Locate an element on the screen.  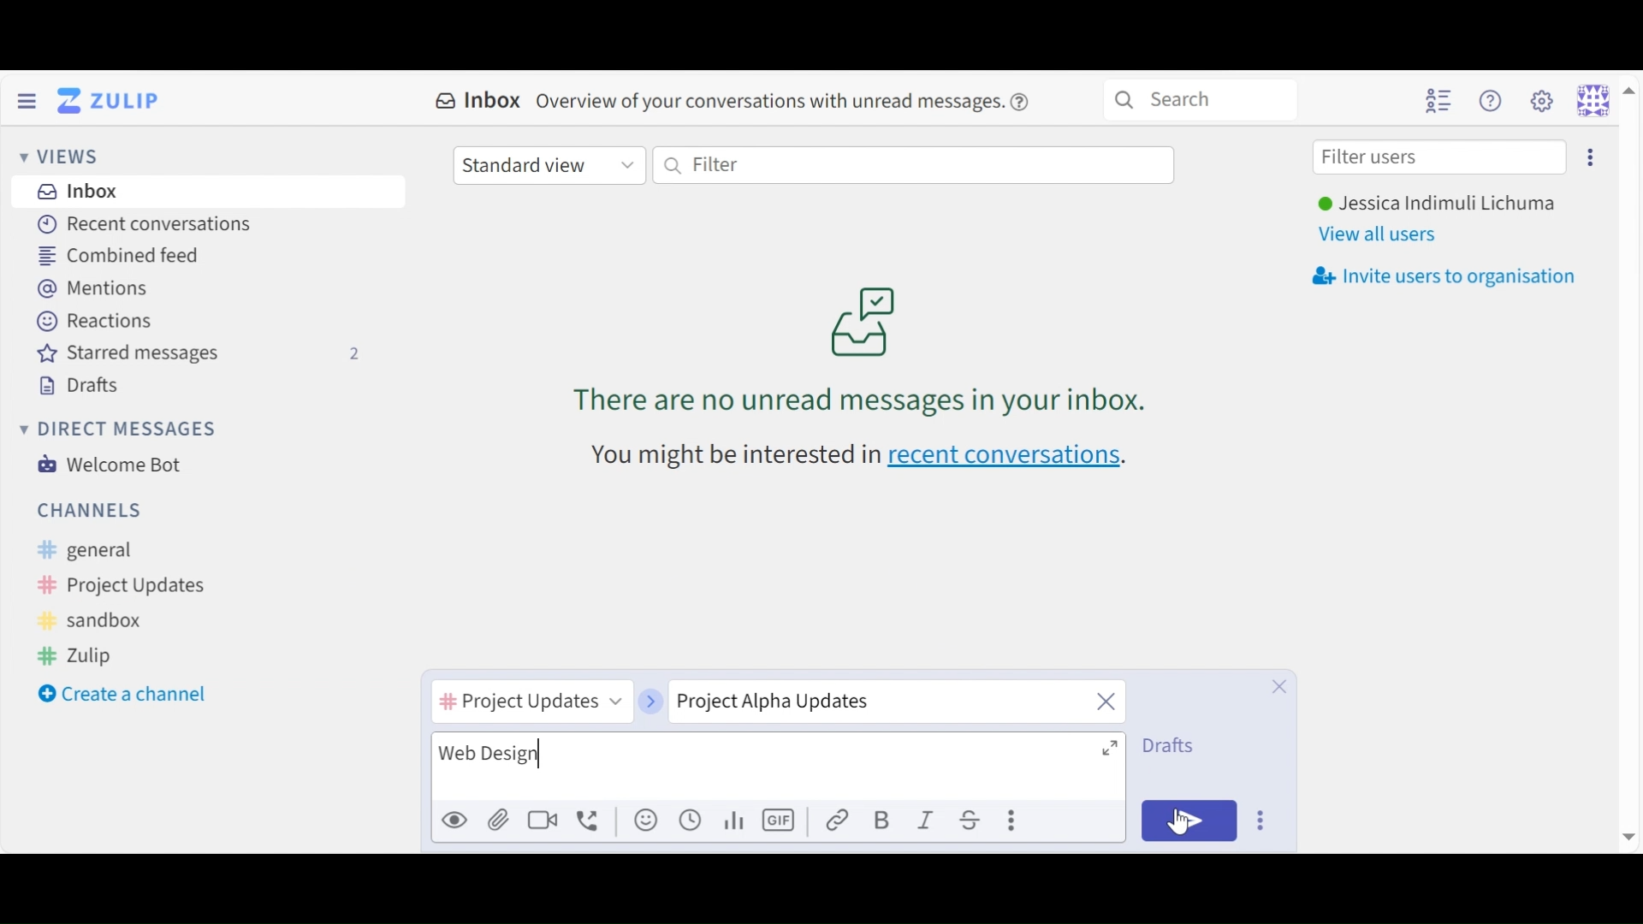
Username is located at coordinates (1436, 204).